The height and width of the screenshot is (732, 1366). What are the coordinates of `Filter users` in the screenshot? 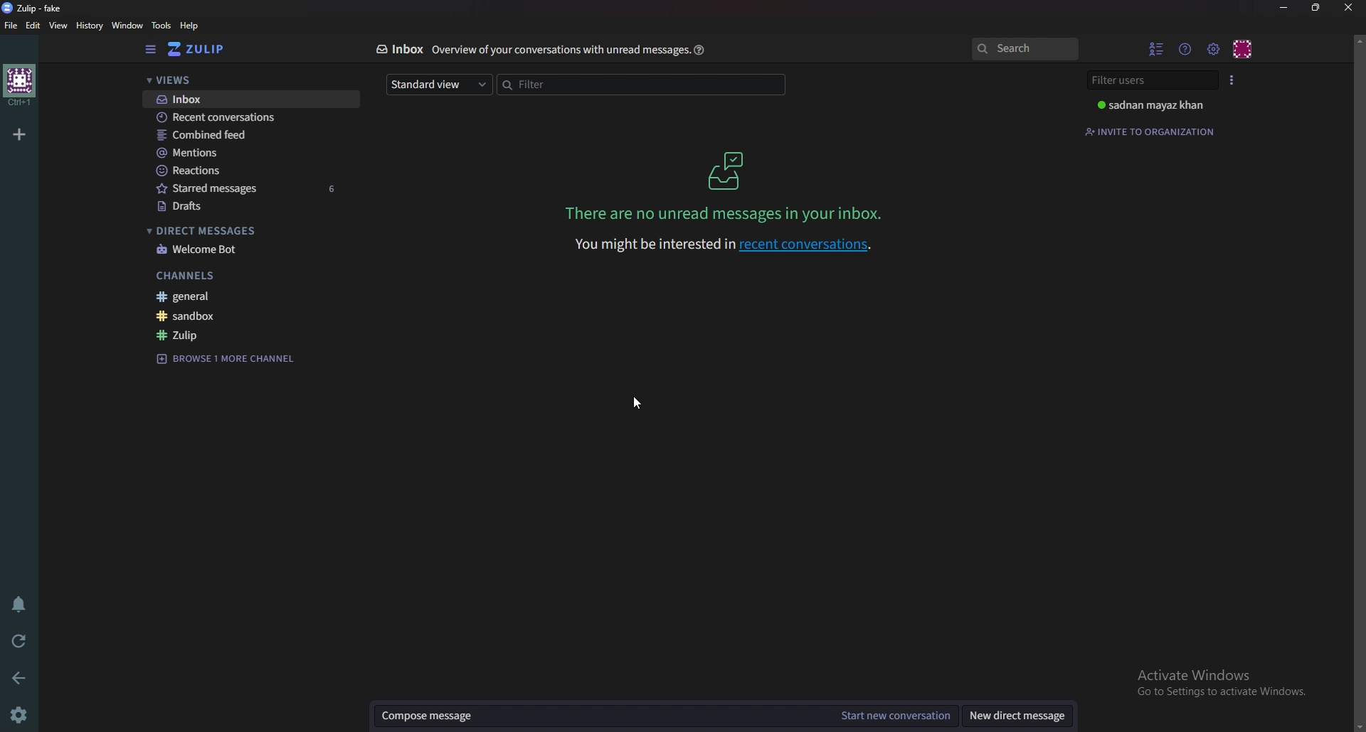 It's located at (1152, 78).